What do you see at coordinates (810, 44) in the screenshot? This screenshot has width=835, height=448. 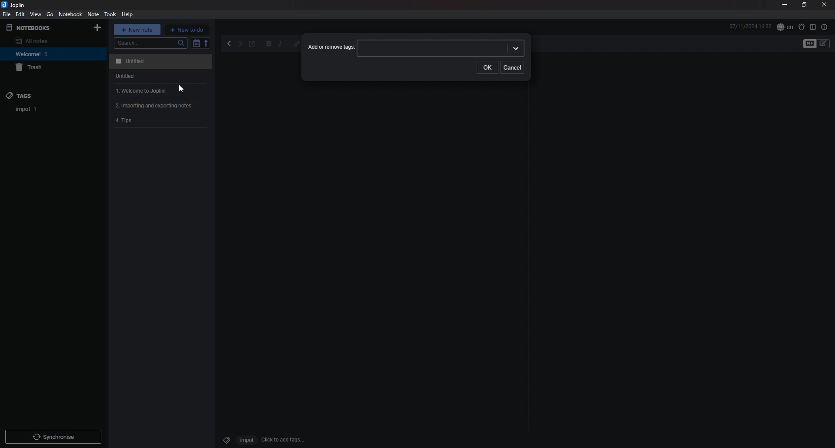 I see `toggle editors` at bounding box center [810, 44].